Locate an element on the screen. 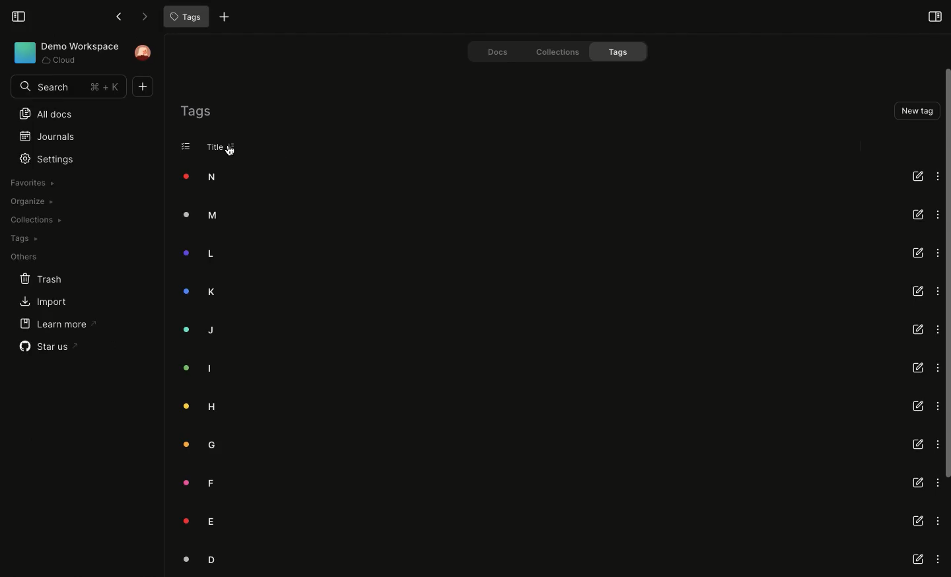  M is located at coordinates (194, 217).